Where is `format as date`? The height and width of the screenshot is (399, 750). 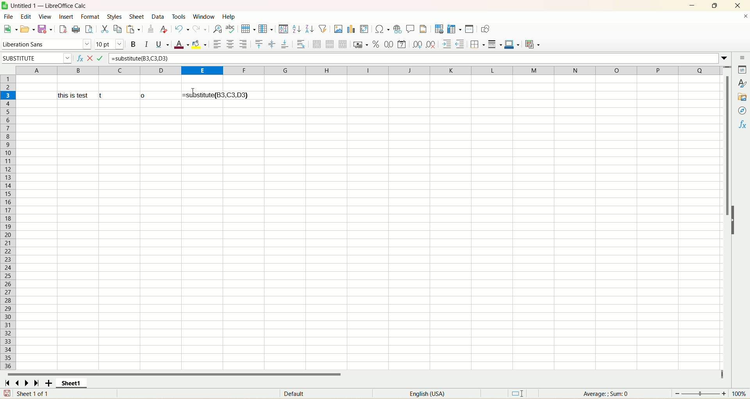
format as date is located at coordinates (402, 45).